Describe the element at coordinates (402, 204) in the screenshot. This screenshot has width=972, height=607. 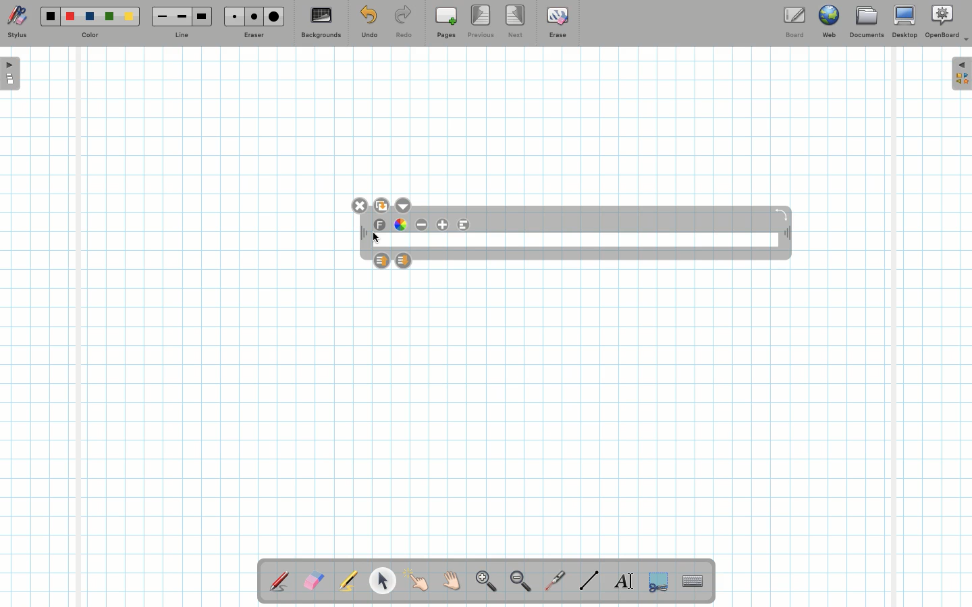
I see `Options` at that location.